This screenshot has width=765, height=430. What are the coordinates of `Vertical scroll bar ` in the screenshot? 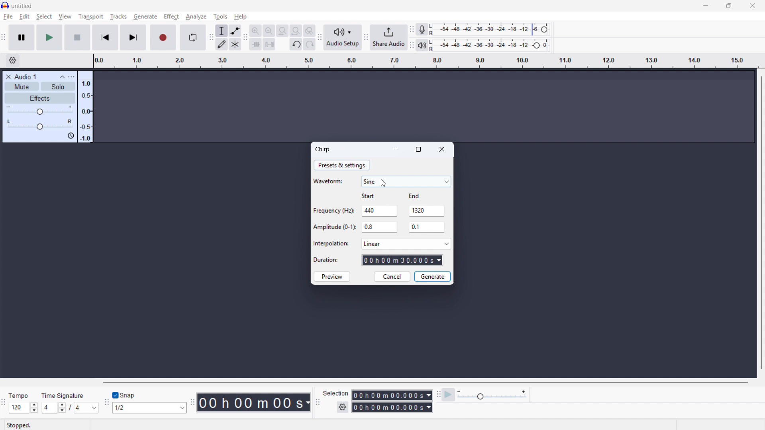 It's located at (761, 223).